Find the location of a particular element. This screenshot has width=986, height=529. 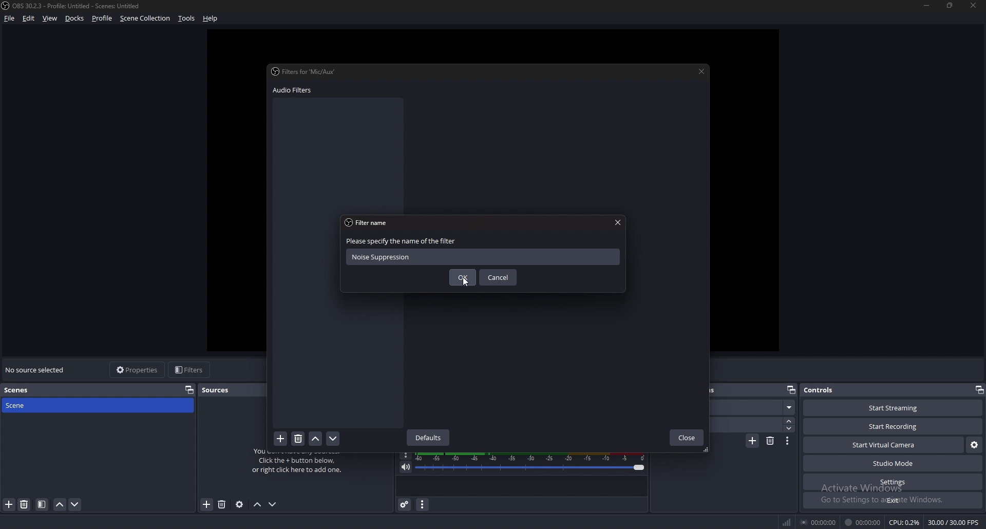

transition properties is located at coordinates (789, 441).